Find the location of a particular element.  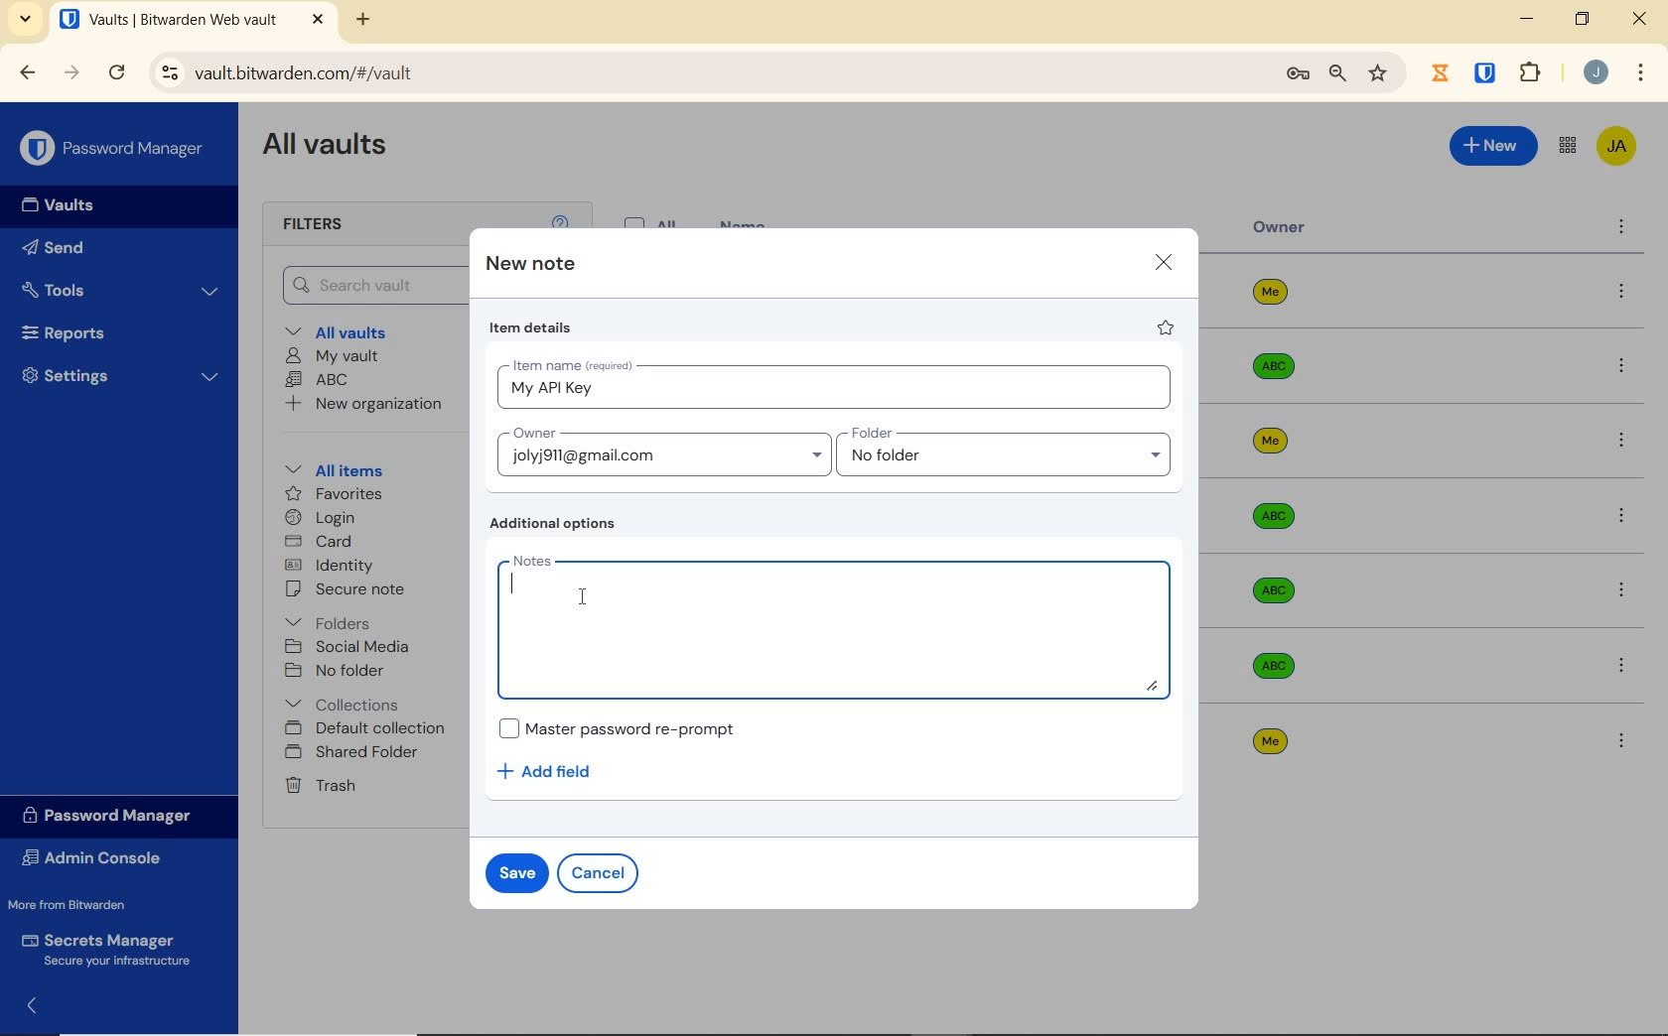

Add field is located at coordinates (554, 771).